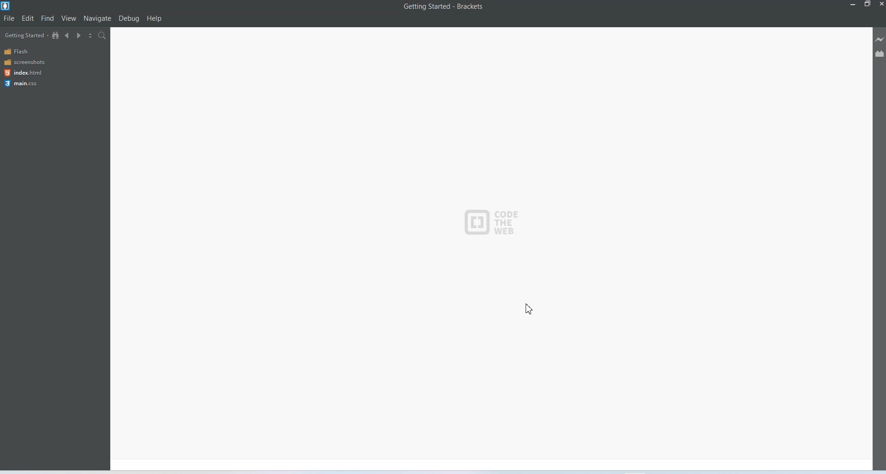  What do you see at coordinates (854, 5) in the screenshot?
I see `Minimize` at bounding box center [854, 5].